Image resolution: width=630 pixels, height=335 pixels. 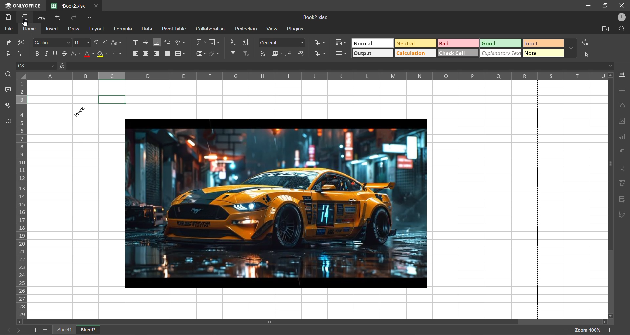 What do you see at coordinates (74, 18) in the screenshot?
I see `redo` at bounding box center [74, 18].